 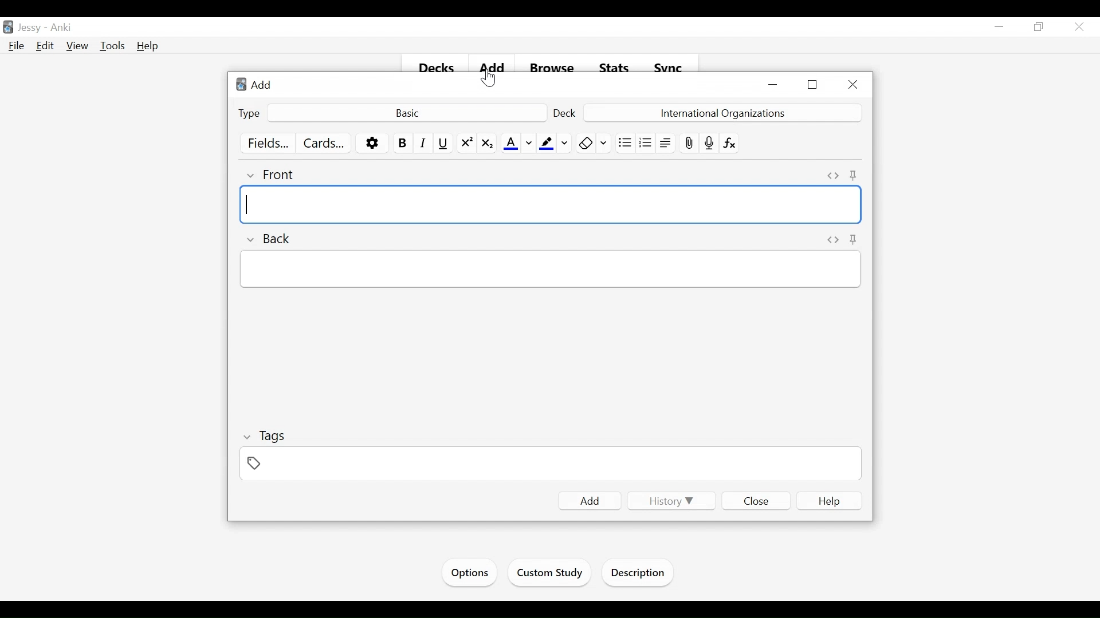 I want to click on typing cursor, so click(x=249, y=204).